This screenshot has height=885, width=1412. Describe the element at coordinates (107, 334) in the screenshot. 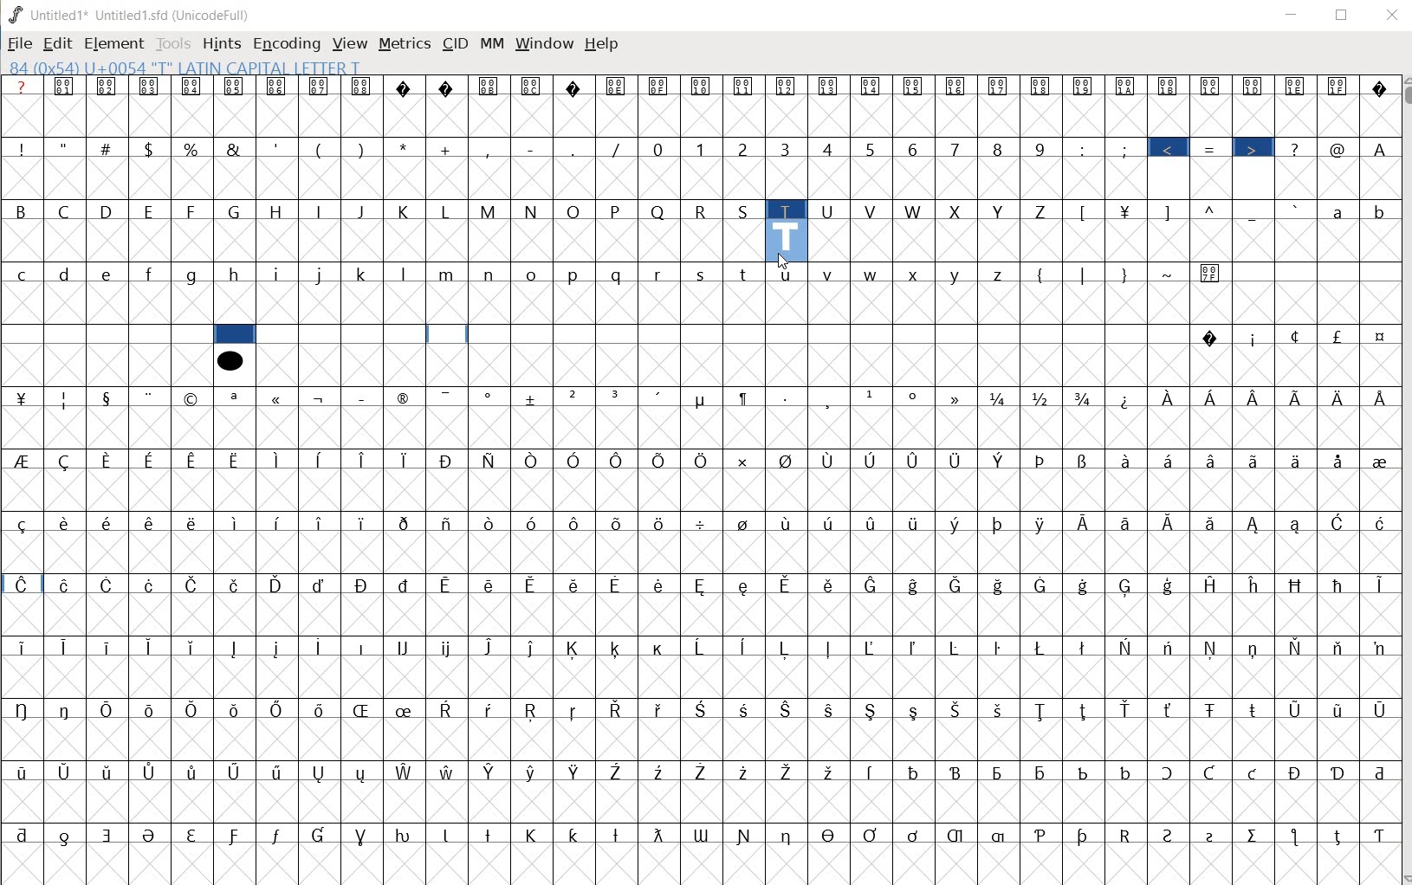

I see `empty spaces` at that location.